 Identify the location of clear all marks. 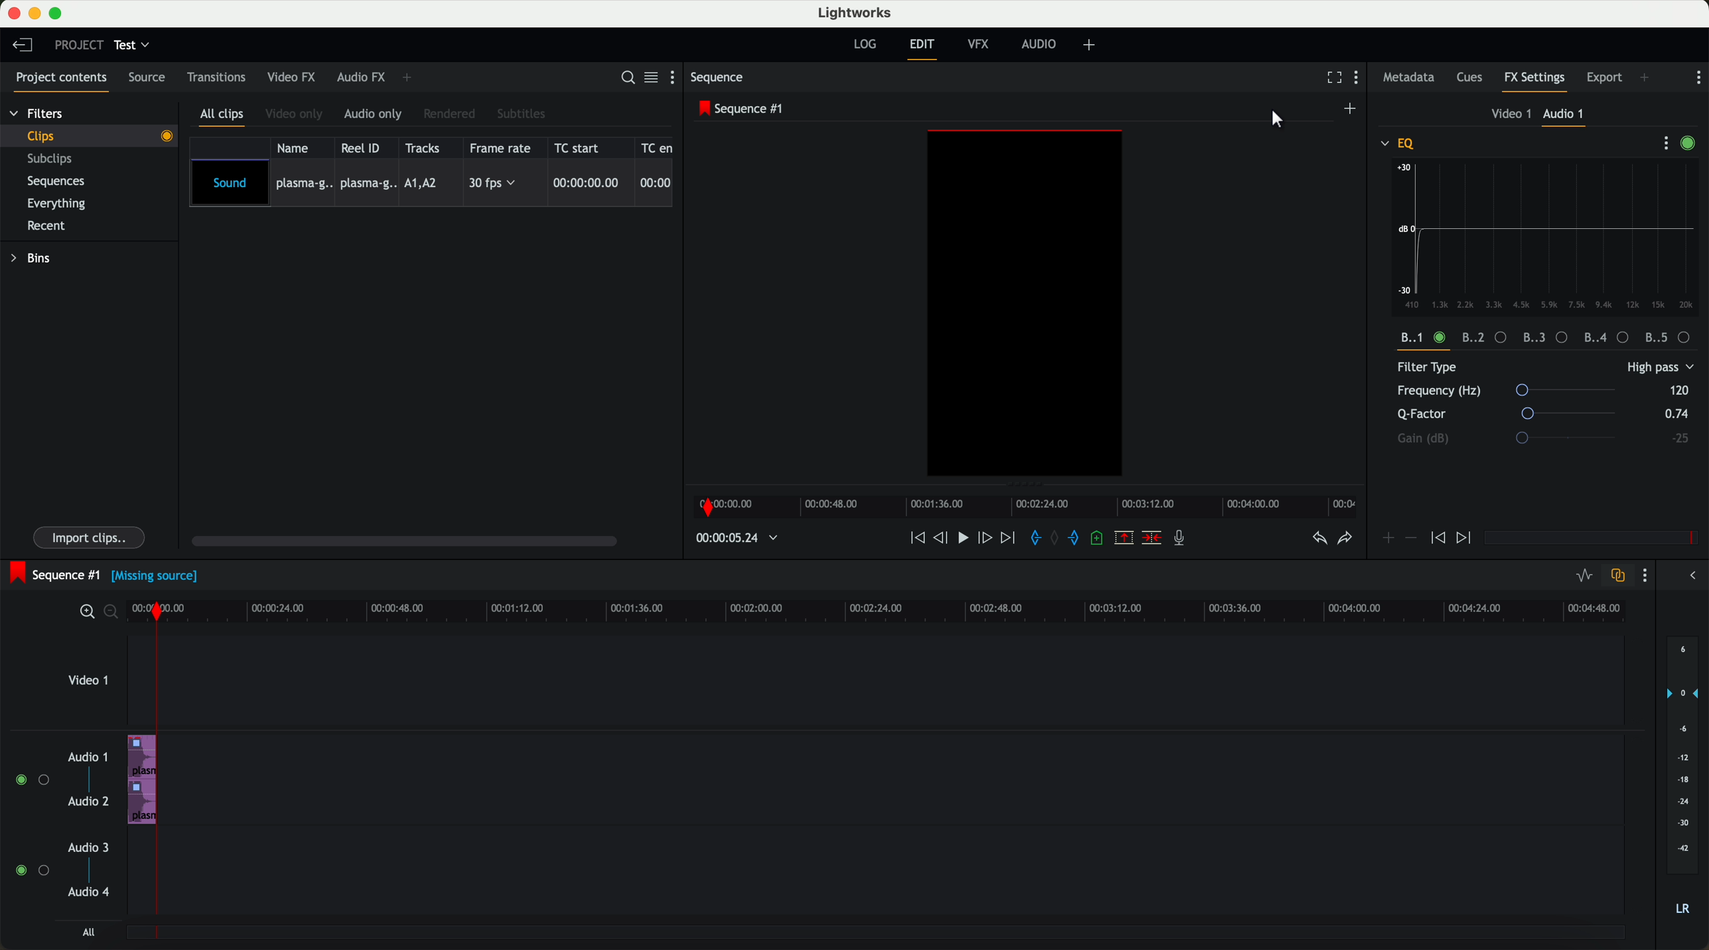
(1057, 539).